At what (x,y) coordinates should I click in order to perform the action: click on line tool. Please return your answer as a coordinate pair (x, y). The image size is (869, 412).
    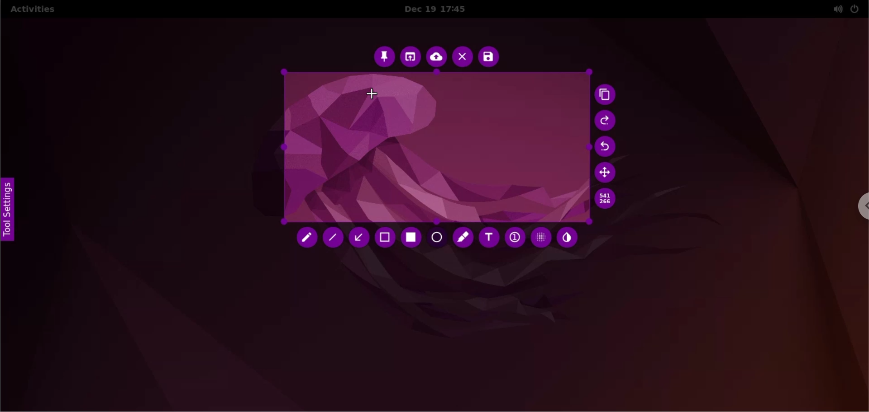
    Looking at the image, I should click on (335, 239).